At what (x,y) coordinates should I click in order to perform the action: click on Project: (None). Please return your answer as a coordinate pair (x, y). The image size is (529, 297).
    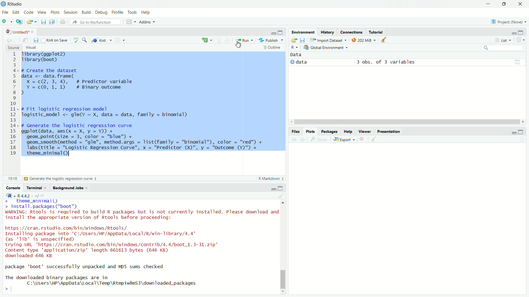
    Looking at the image, I should click on (508, 22).